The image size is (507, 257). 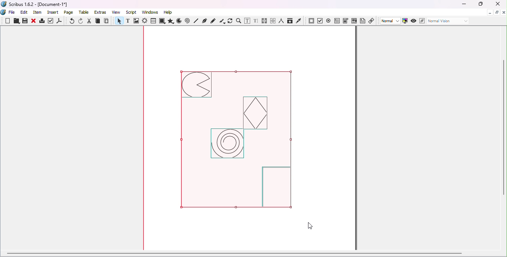 I want to click on PDF radio button, so click(x=328, y=20).